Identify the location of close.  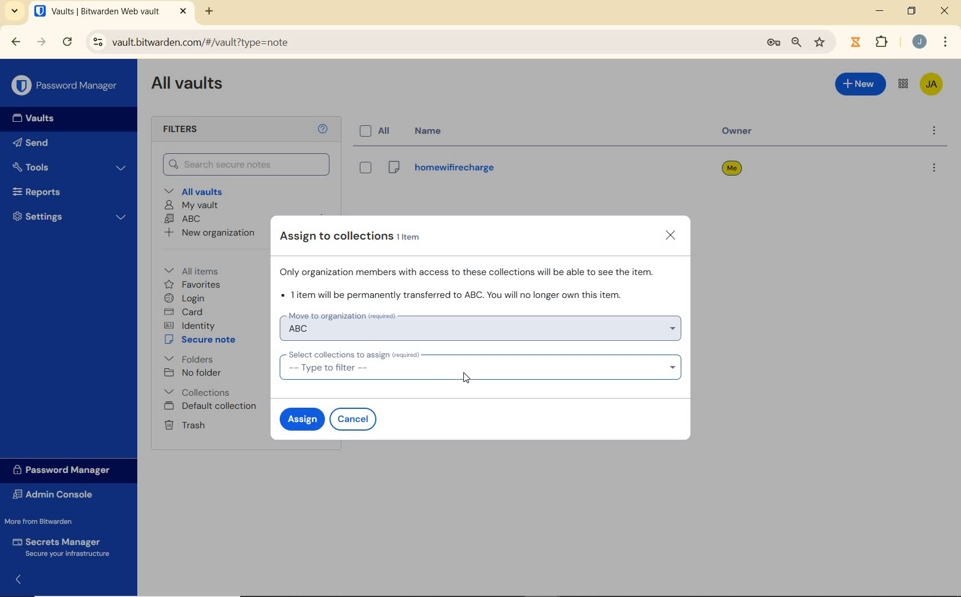
(672, 236).